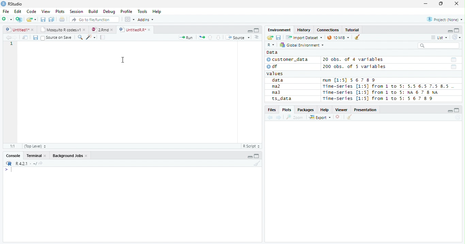 The width and height of the screenshot is (465, 244). I want to click on Zoom, so click(295, 117).